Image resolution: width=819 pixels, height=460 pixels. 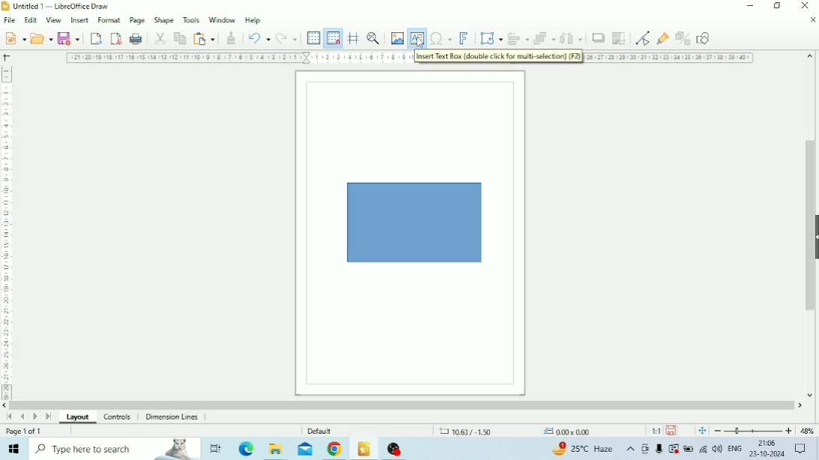 What do you see at coordinates (397, 39) in the screenshot?
I see `Insert Image` at bounding box center [397, 39].